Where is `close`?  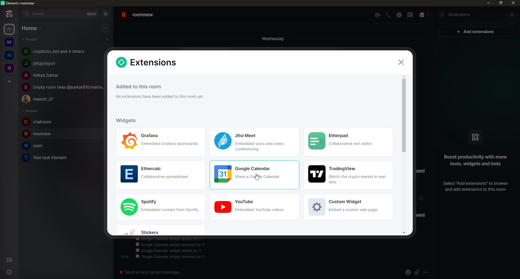 close is located at coordinates (401, 62).